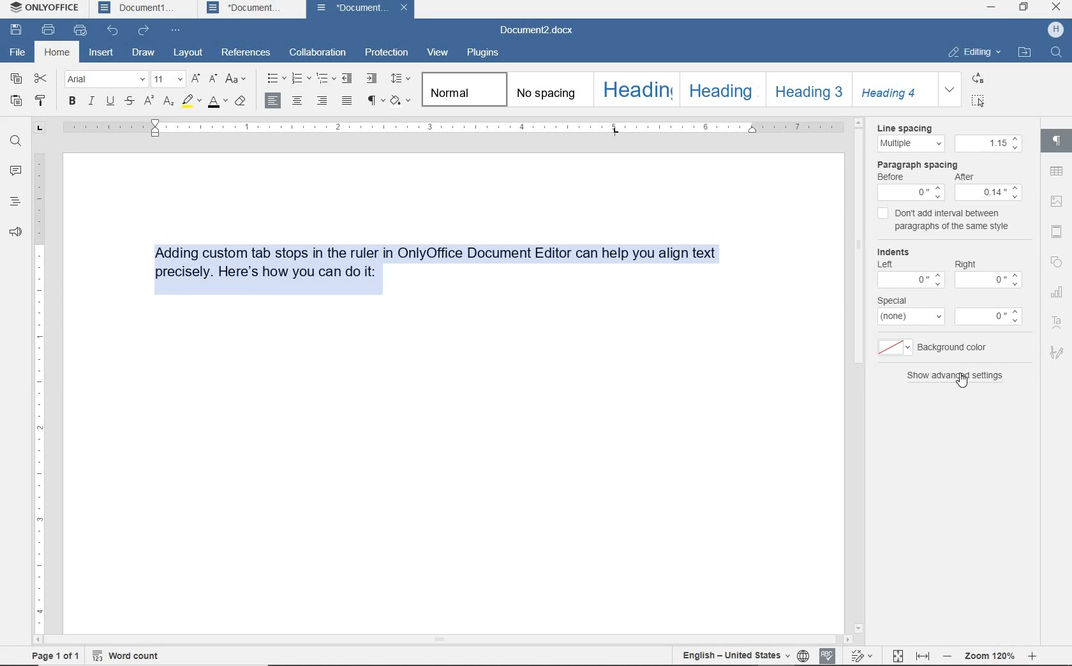  I want to click on draw, so click(144, 53).